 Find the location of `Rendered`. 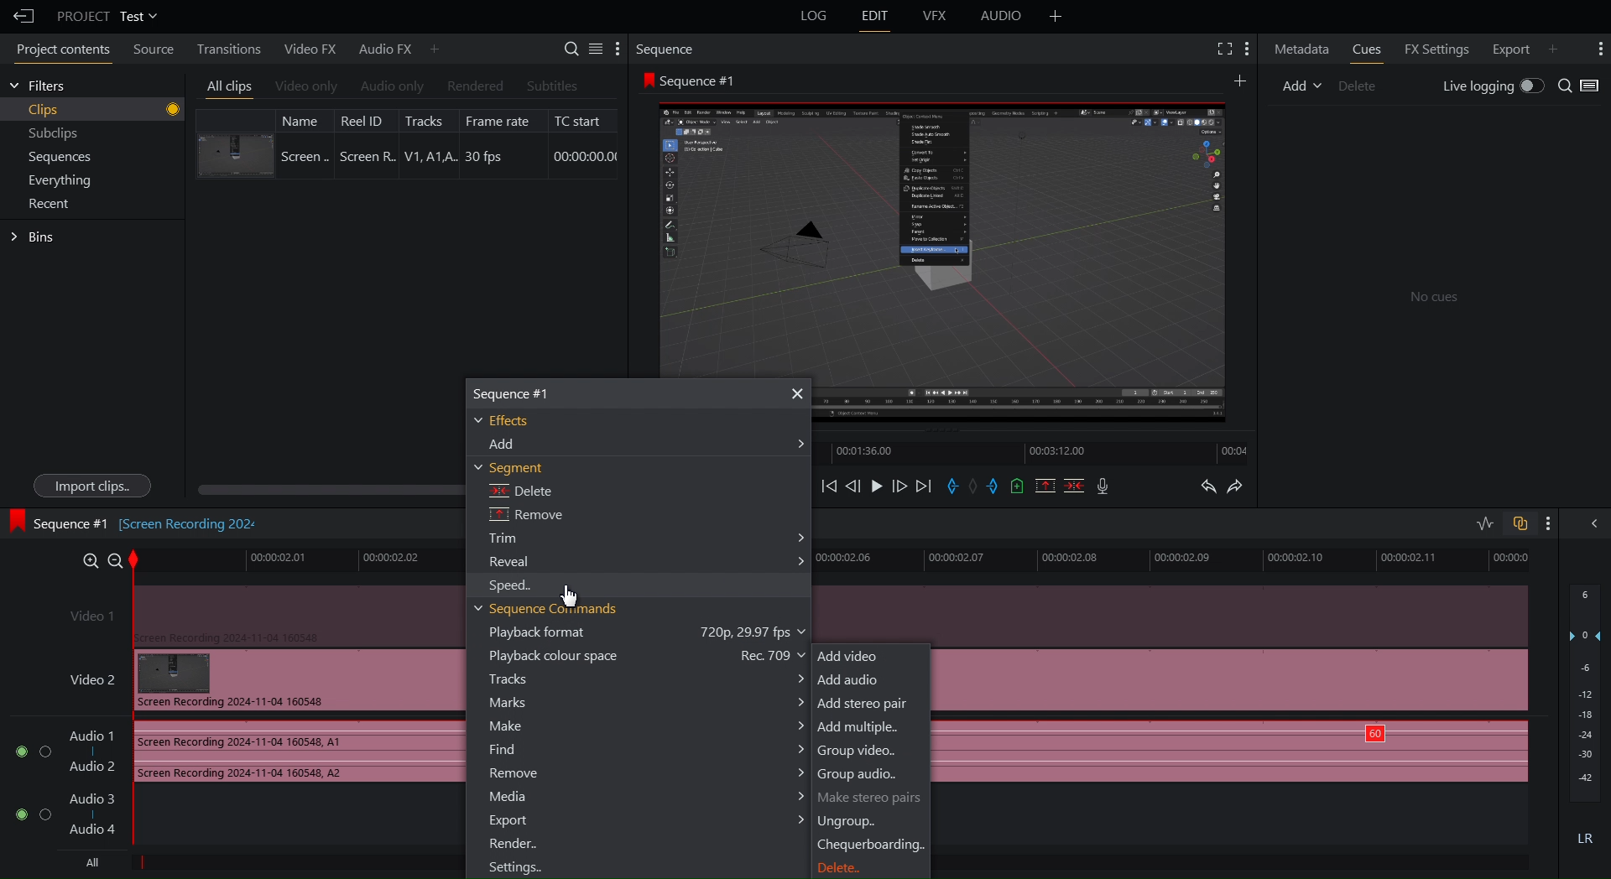

Rendered is located at coordinates (473, 86).